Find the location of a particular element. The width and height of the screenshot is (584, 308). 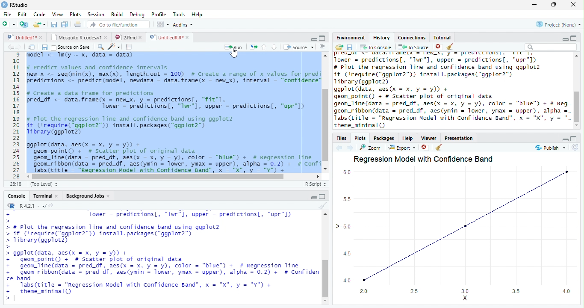

Scrollbar is located at coordinates (577, 92).